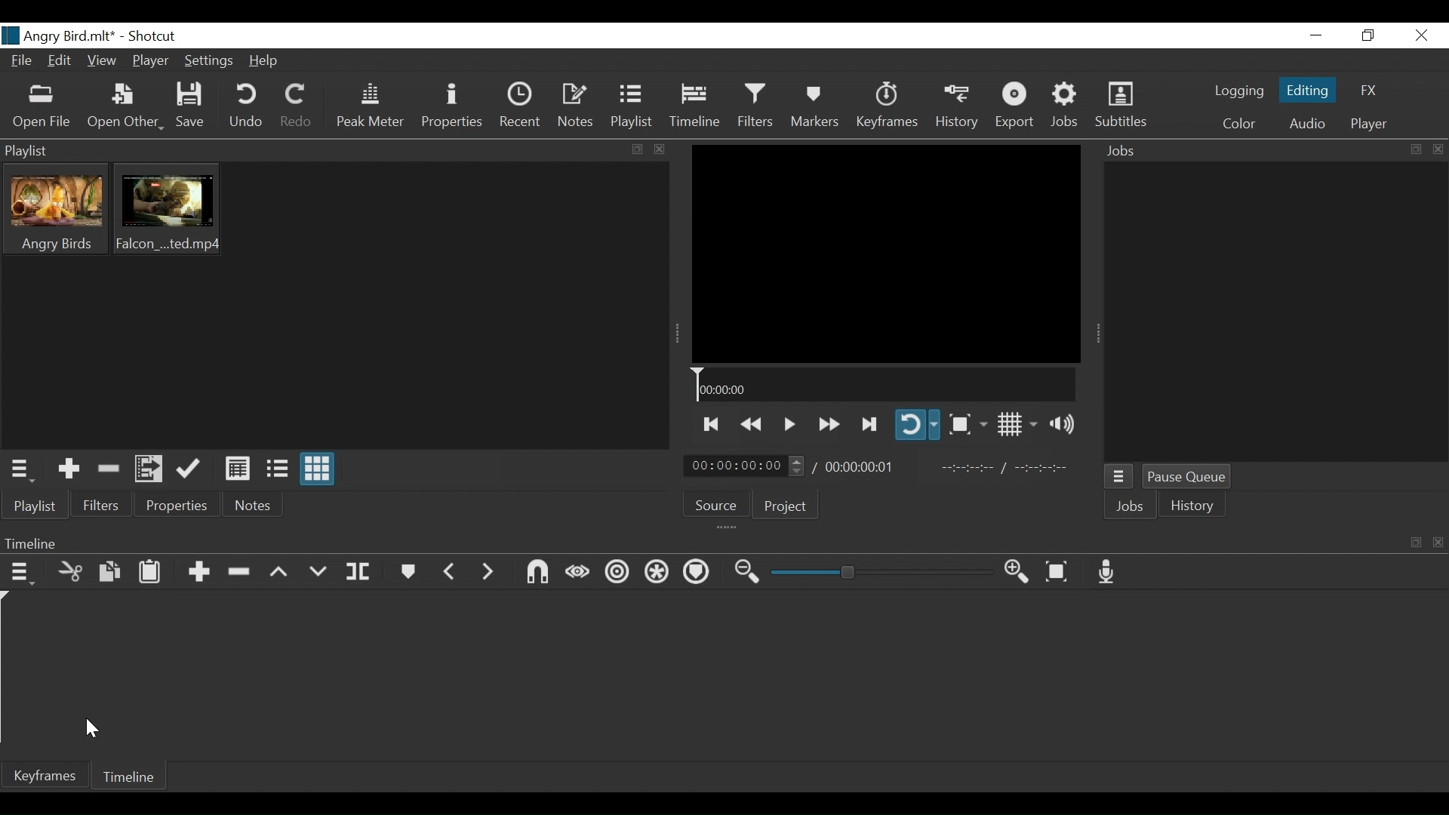 The height and width of the screenshot is (815, 1449). What do you see at coordinates (785, 506) in the screenshot?
I see `Project` at bounding box center [785, 506].